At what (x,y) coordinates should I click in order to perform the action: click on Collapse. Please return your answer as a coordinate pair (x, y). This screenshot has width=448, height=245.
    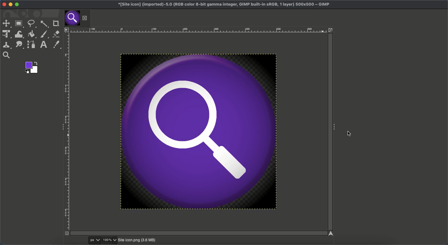
    Looking at the image, I should click on (61, 126).